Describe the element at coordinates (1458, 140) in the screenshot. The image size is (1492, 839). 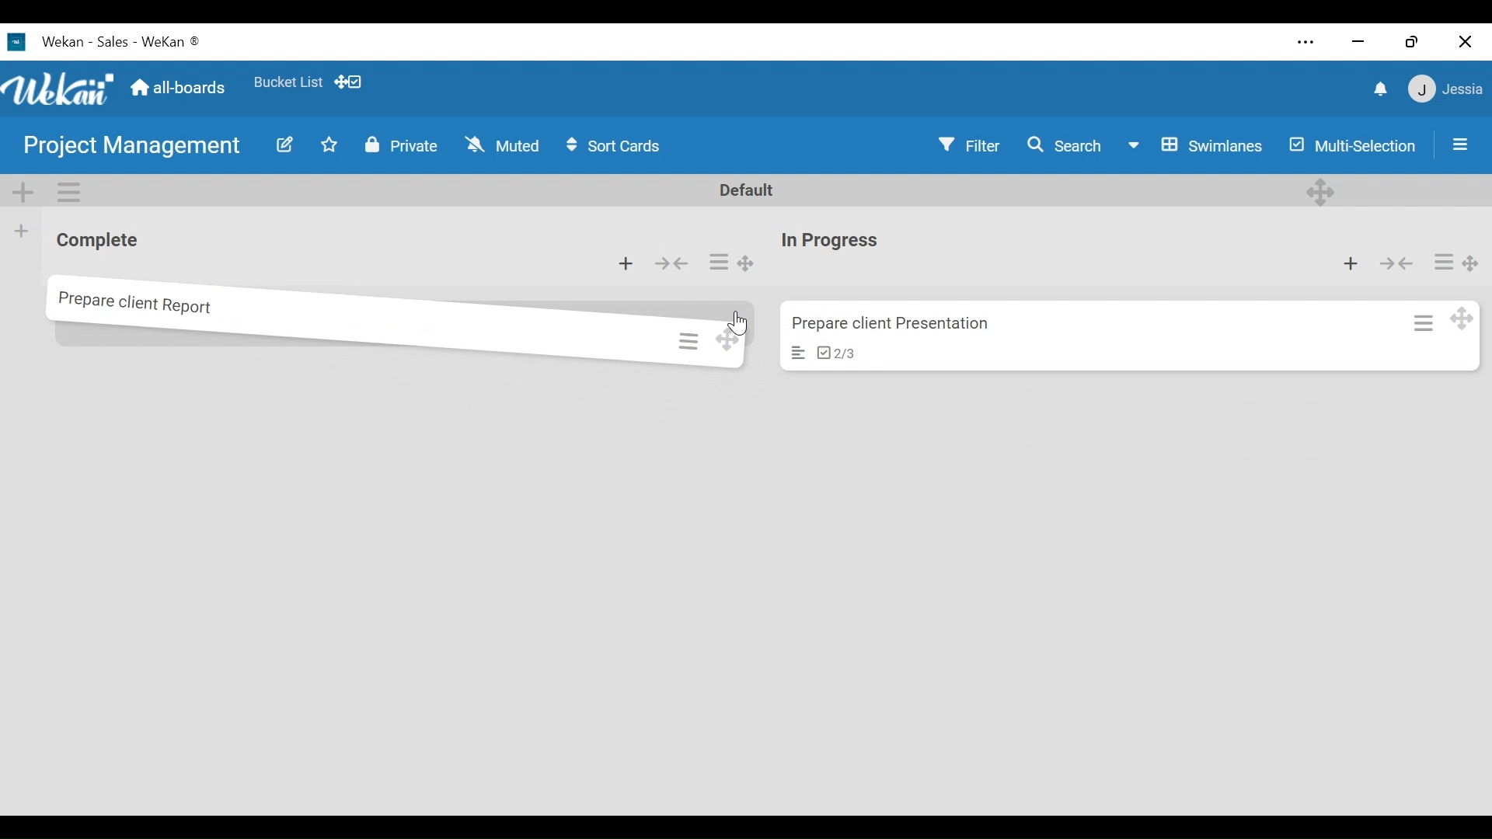
I see `Sidebar` at that location.